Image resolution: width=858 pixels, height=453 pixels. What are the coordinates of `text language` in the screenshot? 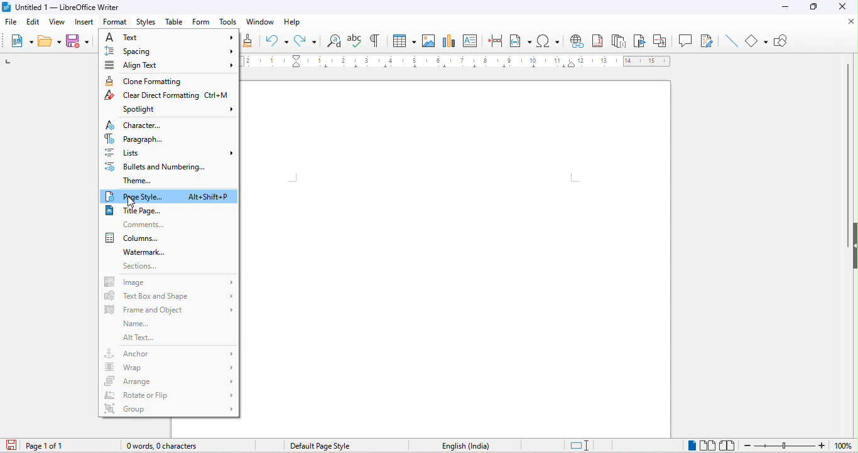 It's located at (465, 447).